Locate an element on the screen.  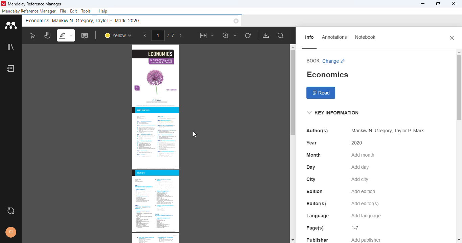
notebook is located at coordinates (10, 68).